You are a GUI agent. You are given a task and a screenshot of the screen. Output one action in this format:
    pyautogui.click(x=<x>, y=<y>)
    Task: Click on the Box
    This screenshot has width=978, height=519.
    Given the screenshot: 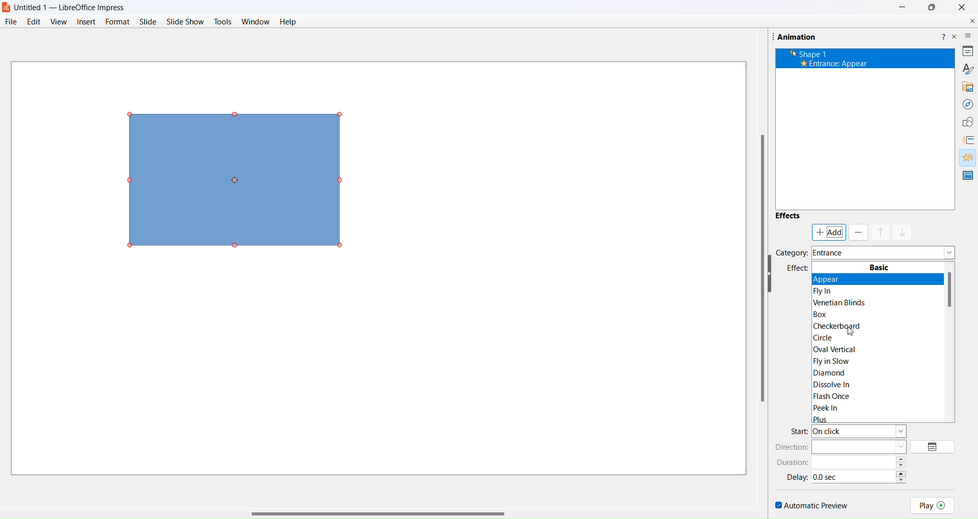 What is the action you would take?
    pyautogui.click(x=825, y=313)
    